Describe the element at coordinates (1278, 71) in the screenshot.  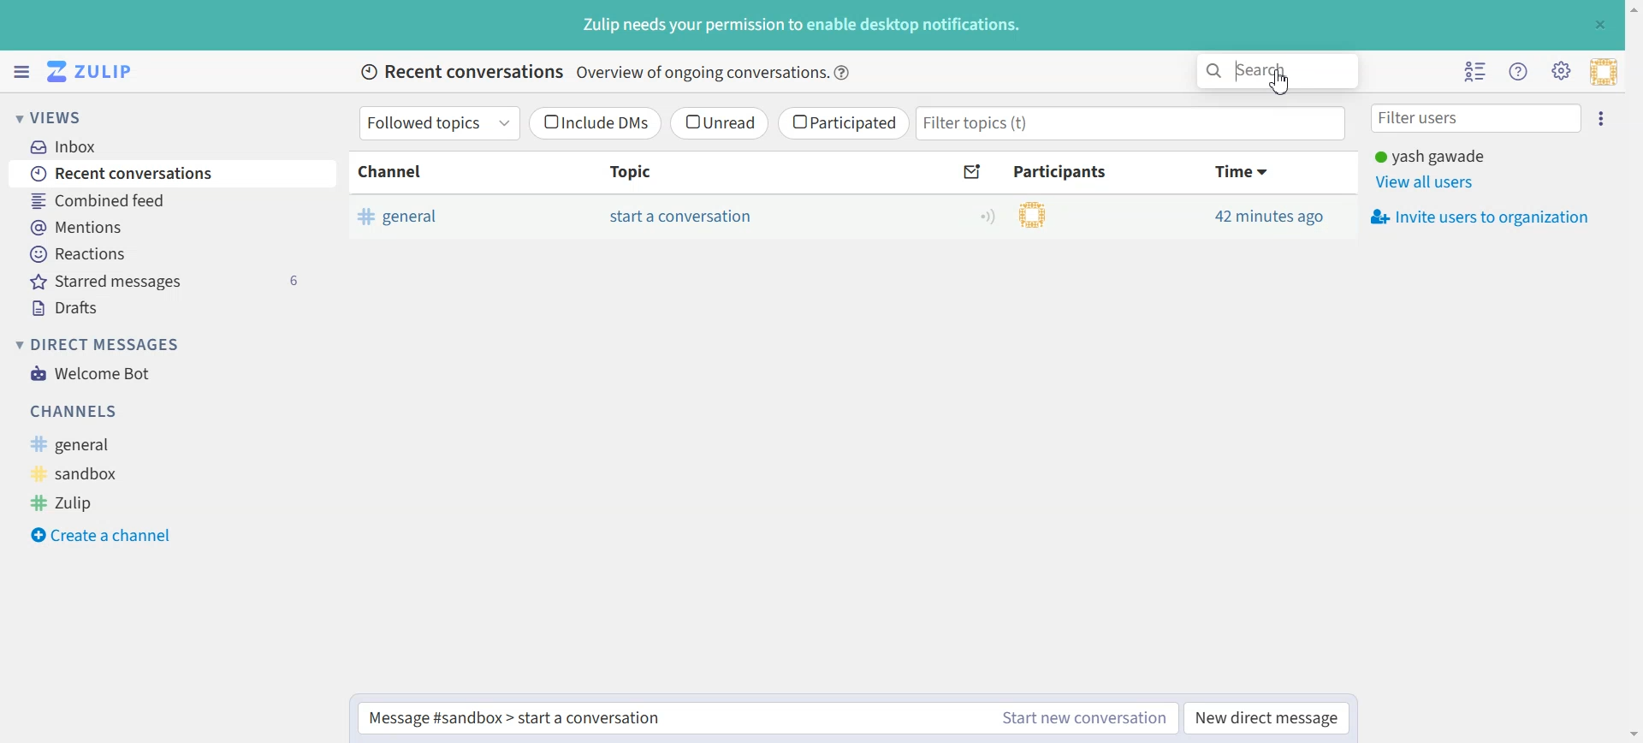
I see `Search Bar` at that location.